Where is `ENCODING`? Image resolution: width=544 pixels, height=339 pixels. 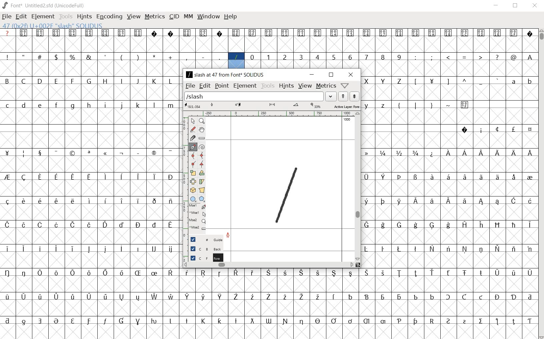 ENCODING is located at coordinates (109, 17).